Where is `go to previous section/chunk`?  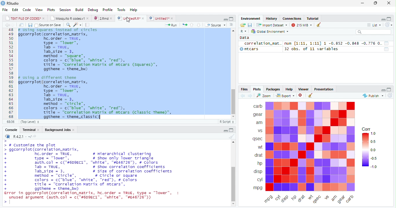 go to previous section/chunk is located at coordinates (192, 25).